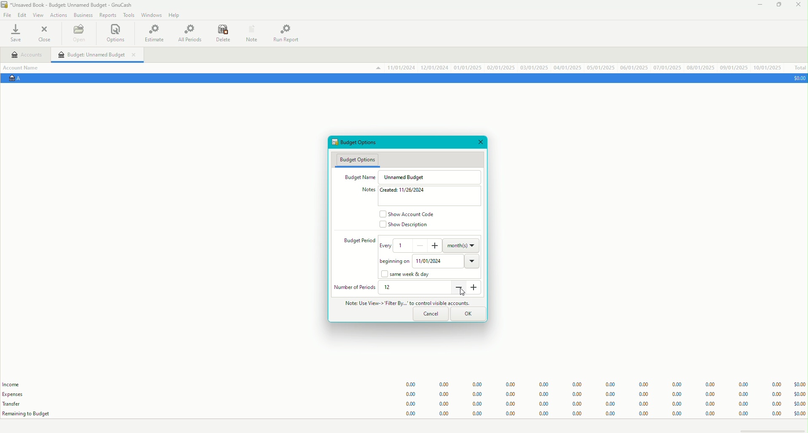 Image resolution: width=808 pixels, height=433 pixels. I want to click on Restore, so click(778, 5).